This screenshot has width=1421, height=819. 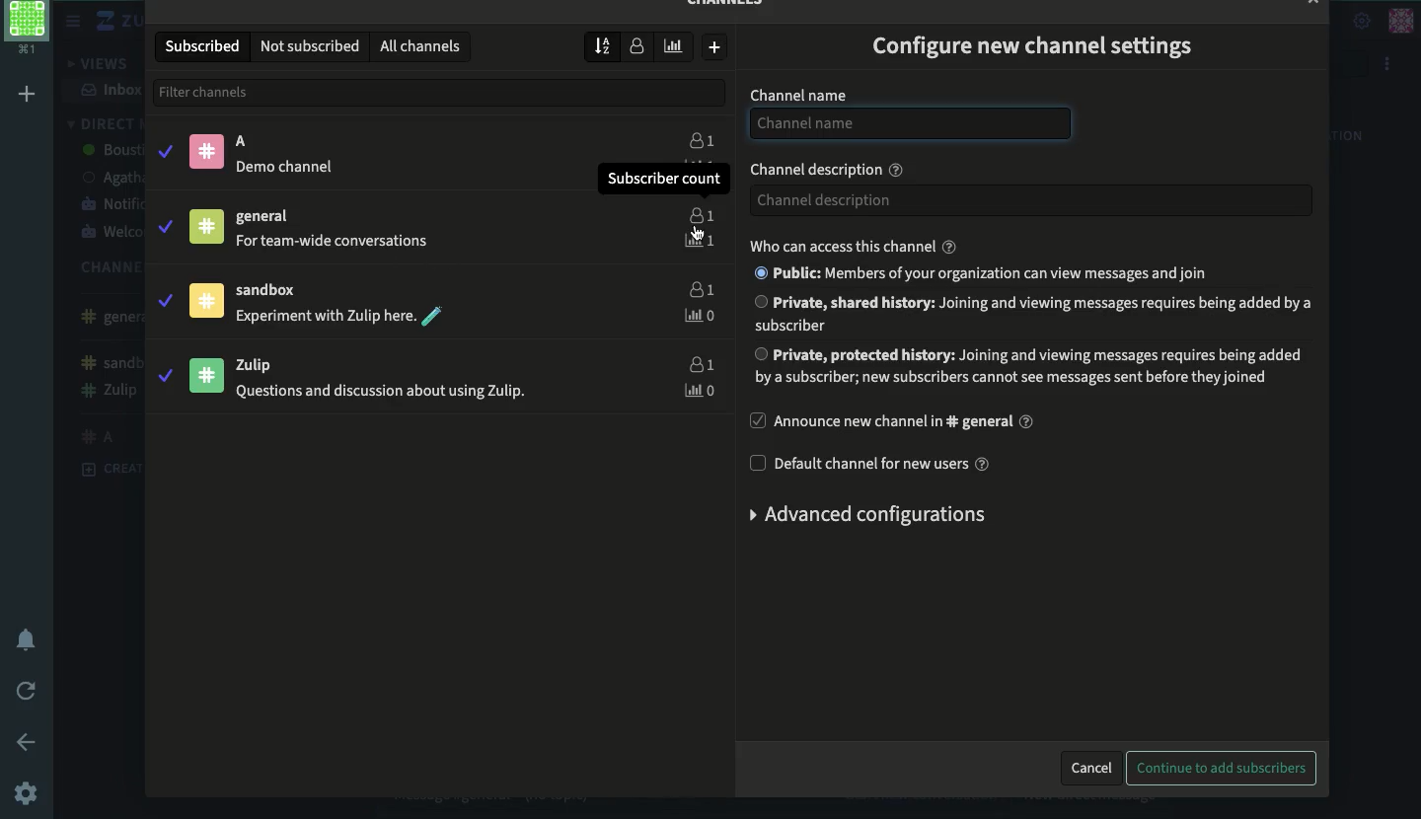 What do you see at coordinates (1037, 369) in the screenshot?
I see ` Private, protected history: Joining and viewing messages requires being addedbya subscriber; new subscribers cannot see messages sent before they joined` at bounding box center [1037, 369].